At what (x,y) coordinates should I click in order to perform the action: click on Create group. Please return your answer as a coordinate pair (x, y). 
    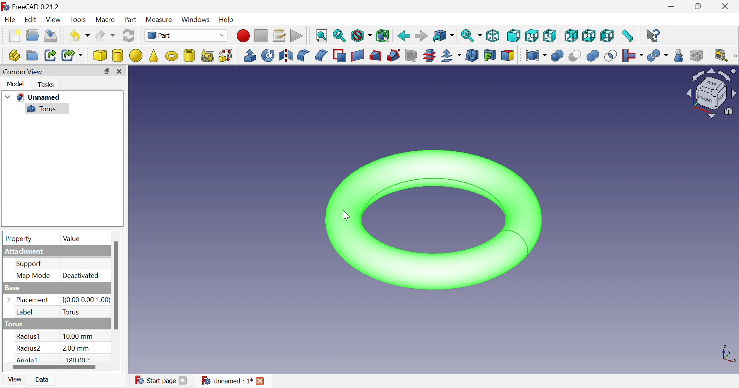
    Looking at the image, I should click on (32, 56).